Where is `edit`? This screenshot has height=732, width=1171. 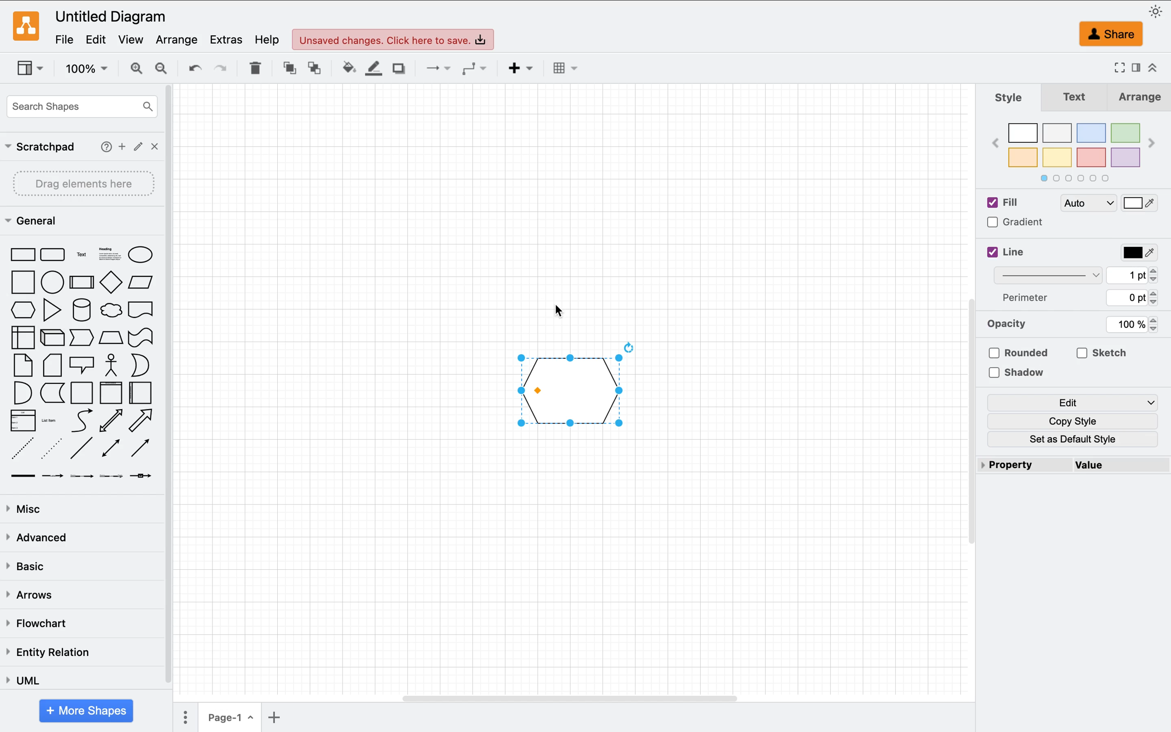
edit is located at coordinates (99, 39).